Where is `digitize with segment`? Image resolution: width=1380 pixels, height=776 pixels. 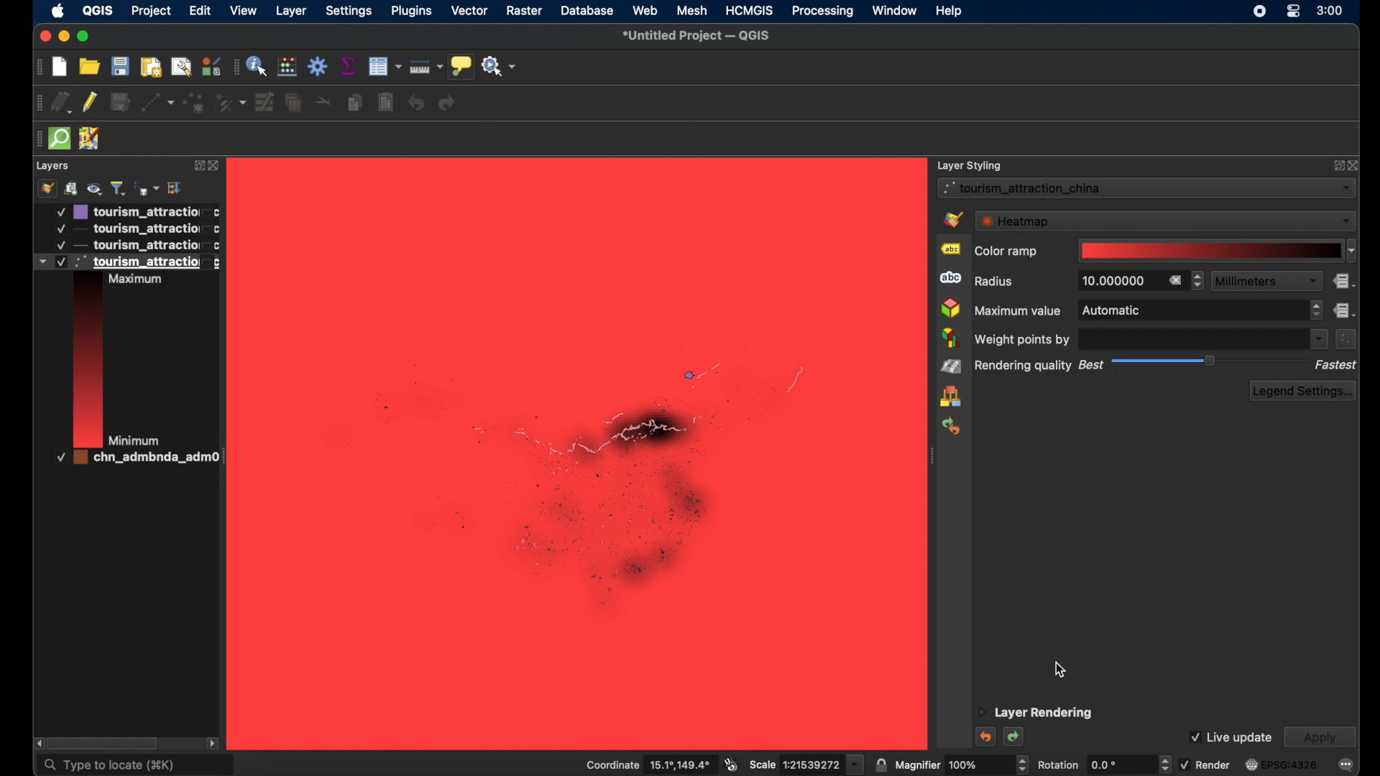
digitize with segment is located at coordinates (160, 103).